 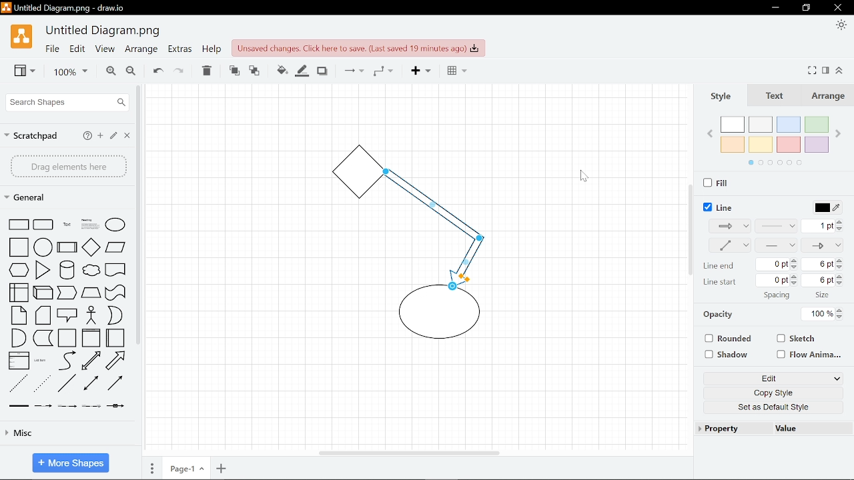 I want to click on 0 pt, so click(x=773, y=280).